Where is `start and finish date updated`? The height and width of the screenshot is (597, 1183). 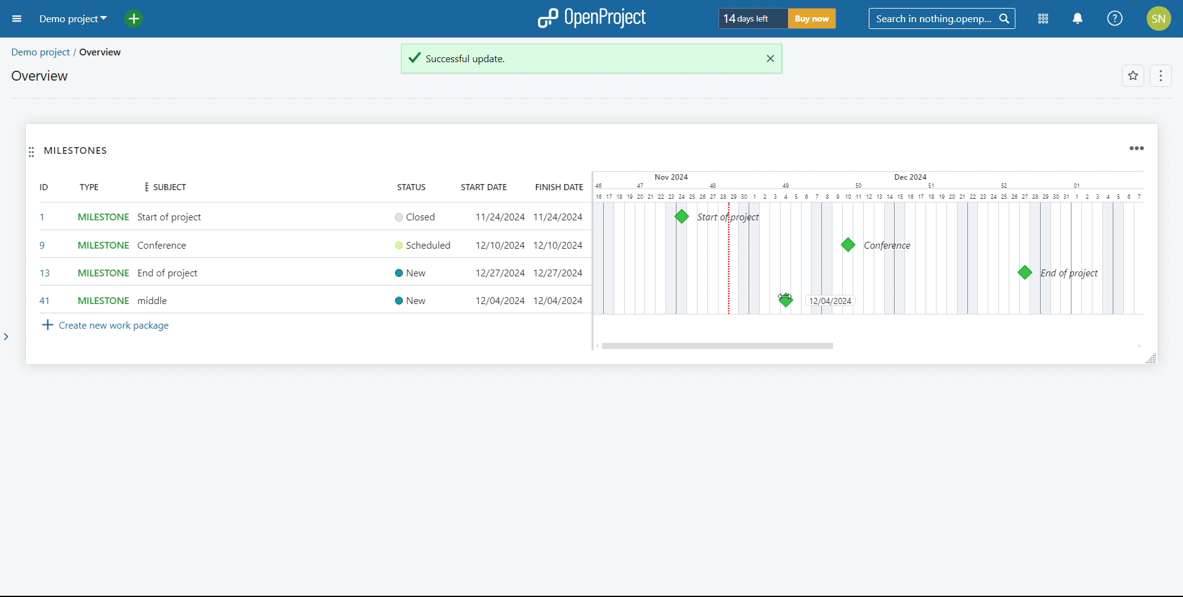
start and finish date updated is located at coordinates (528, 300).